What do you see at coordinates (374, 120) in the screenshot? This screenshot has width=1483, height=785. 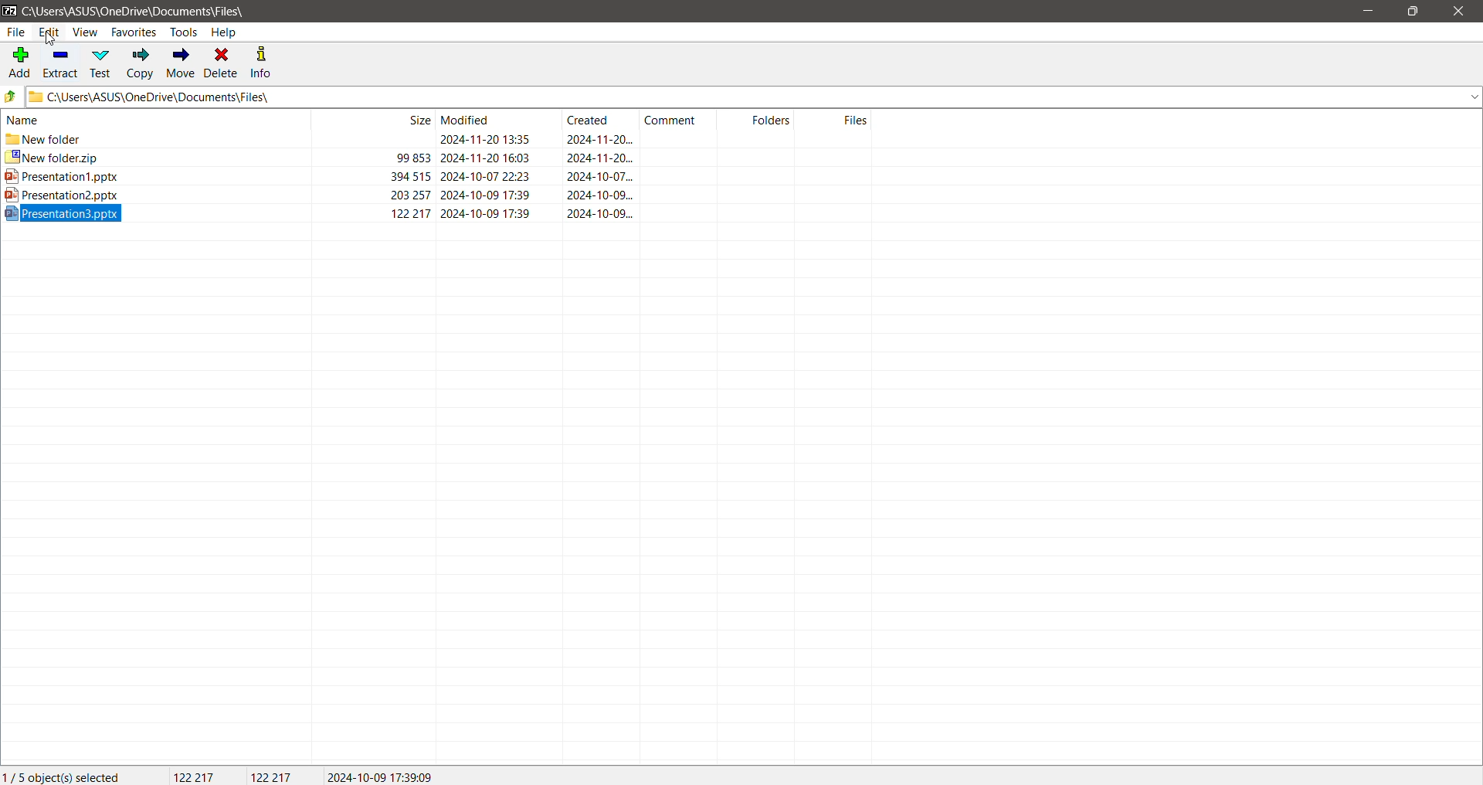 I see `File Sizes` at bounding box center [374, 120].